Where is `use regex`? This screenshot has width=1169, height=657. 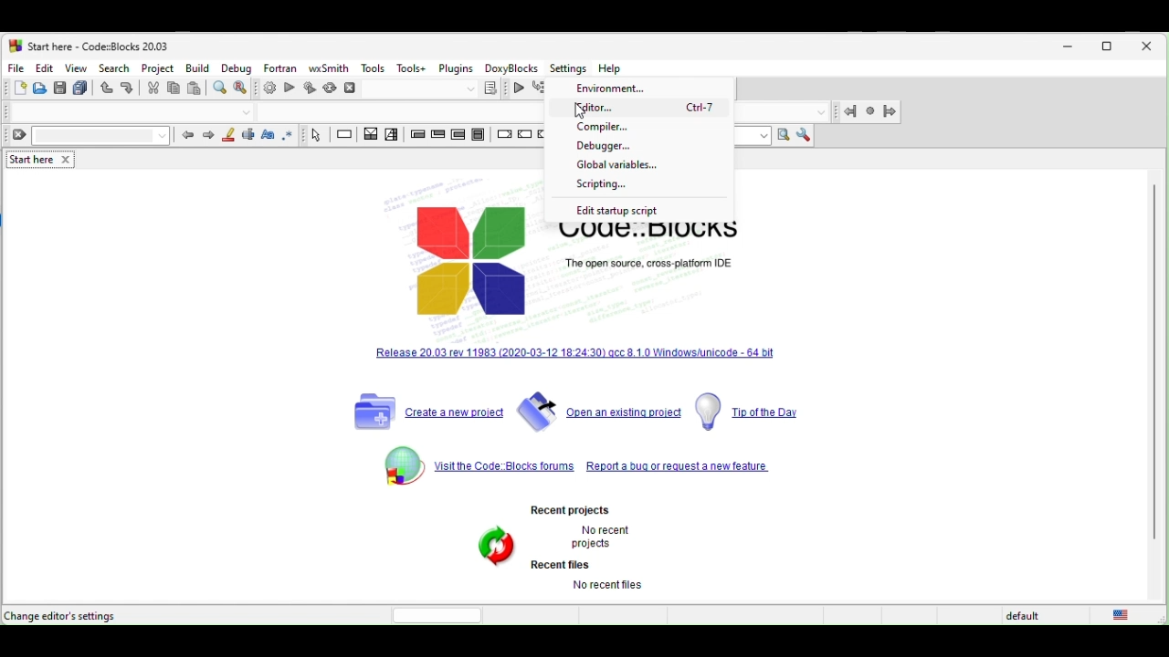 use regex is located at coordinates (294, 135).